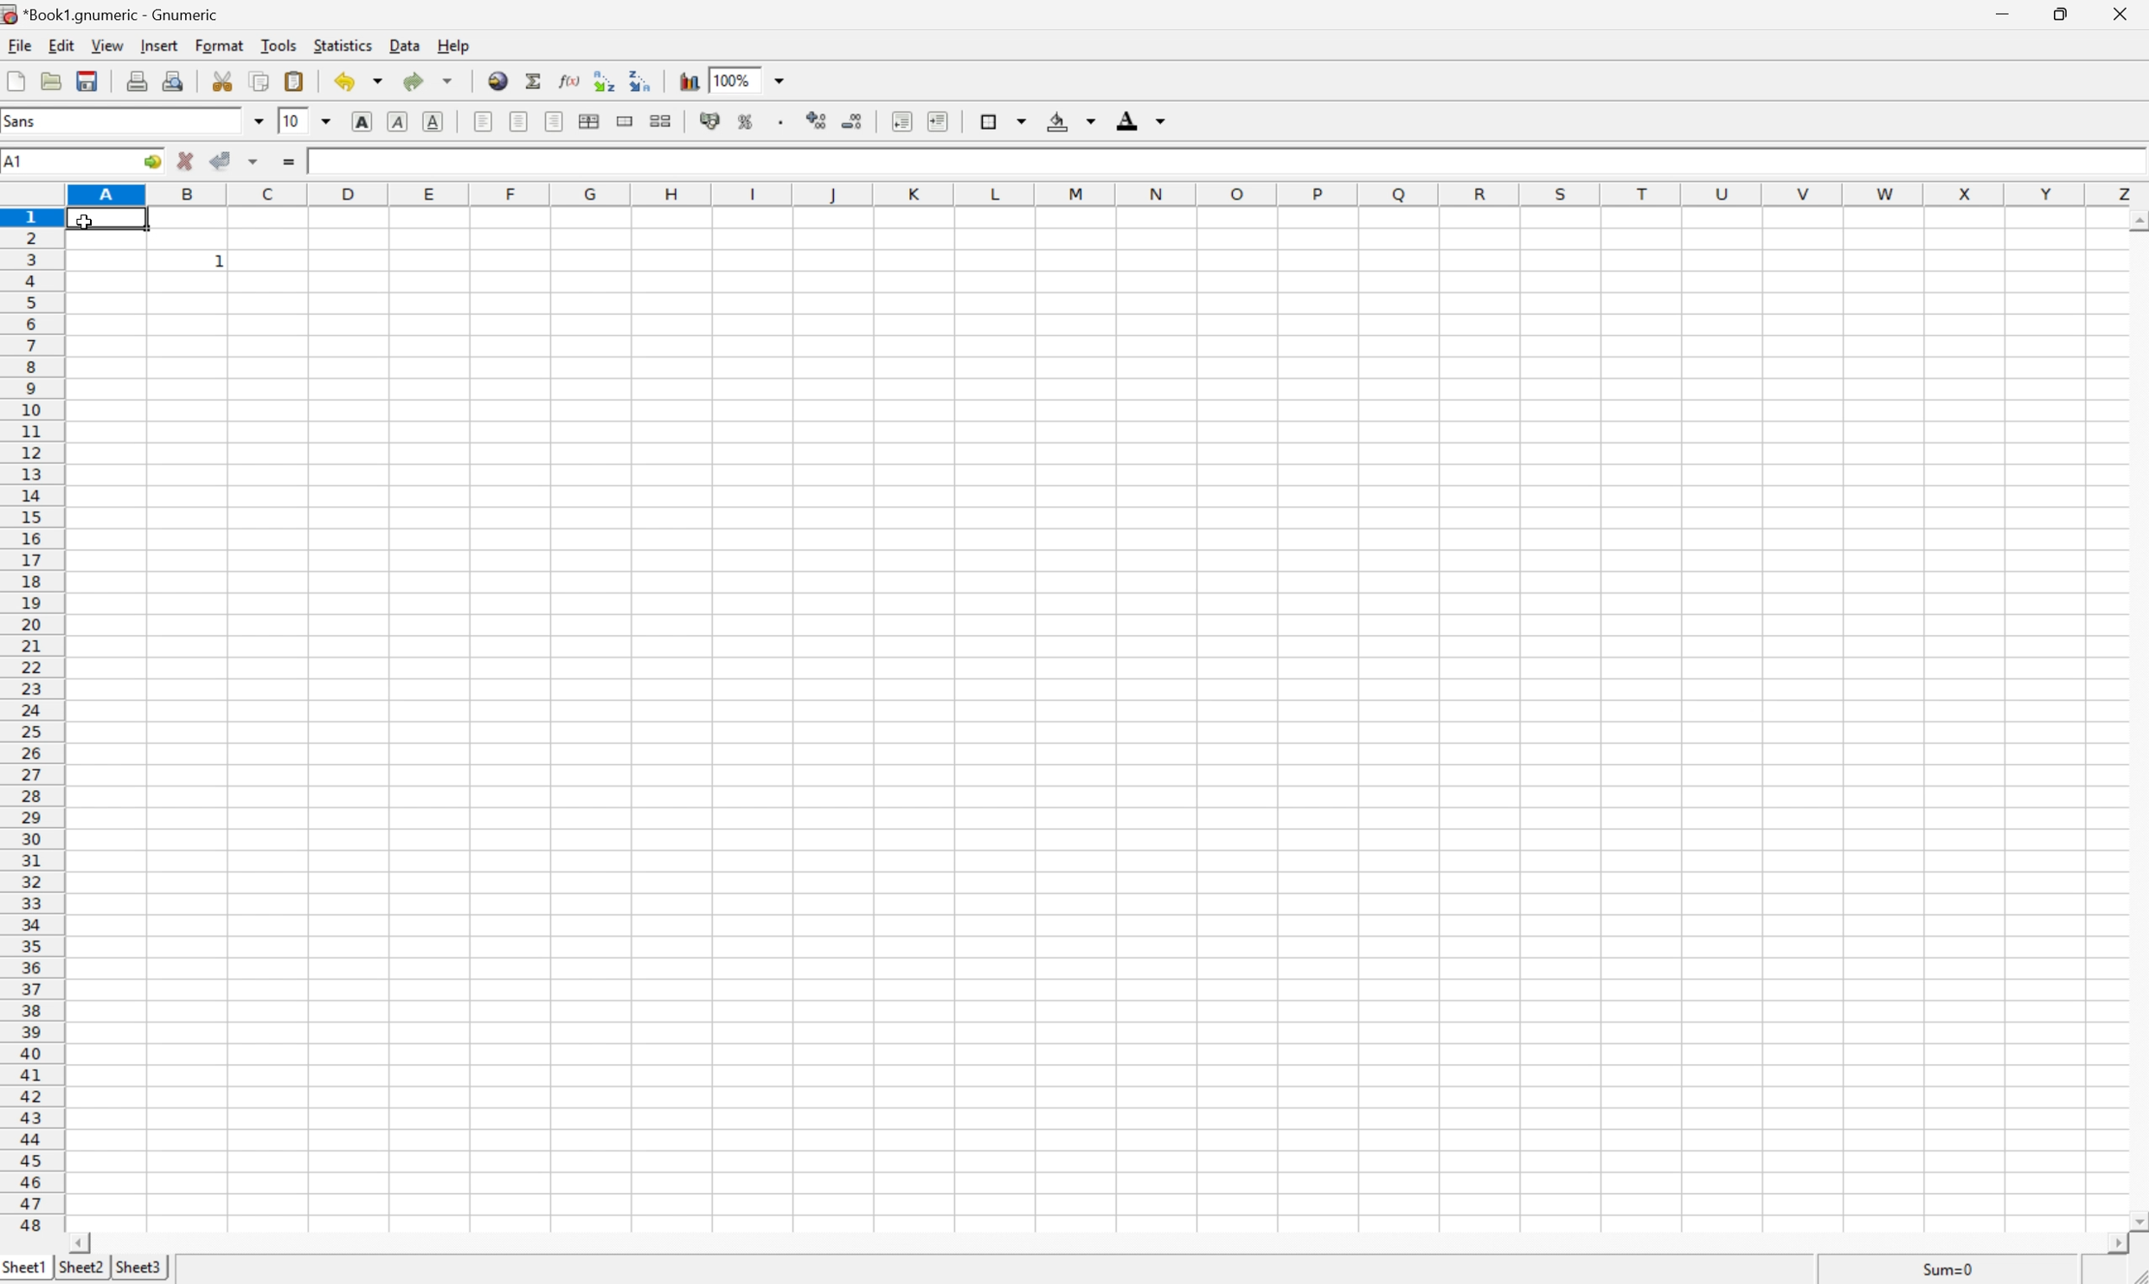 This screenshot has width=2149, height=1284. Describe the element at coordinates (138, 80) in the screenshot. I see `print current file` at that location.